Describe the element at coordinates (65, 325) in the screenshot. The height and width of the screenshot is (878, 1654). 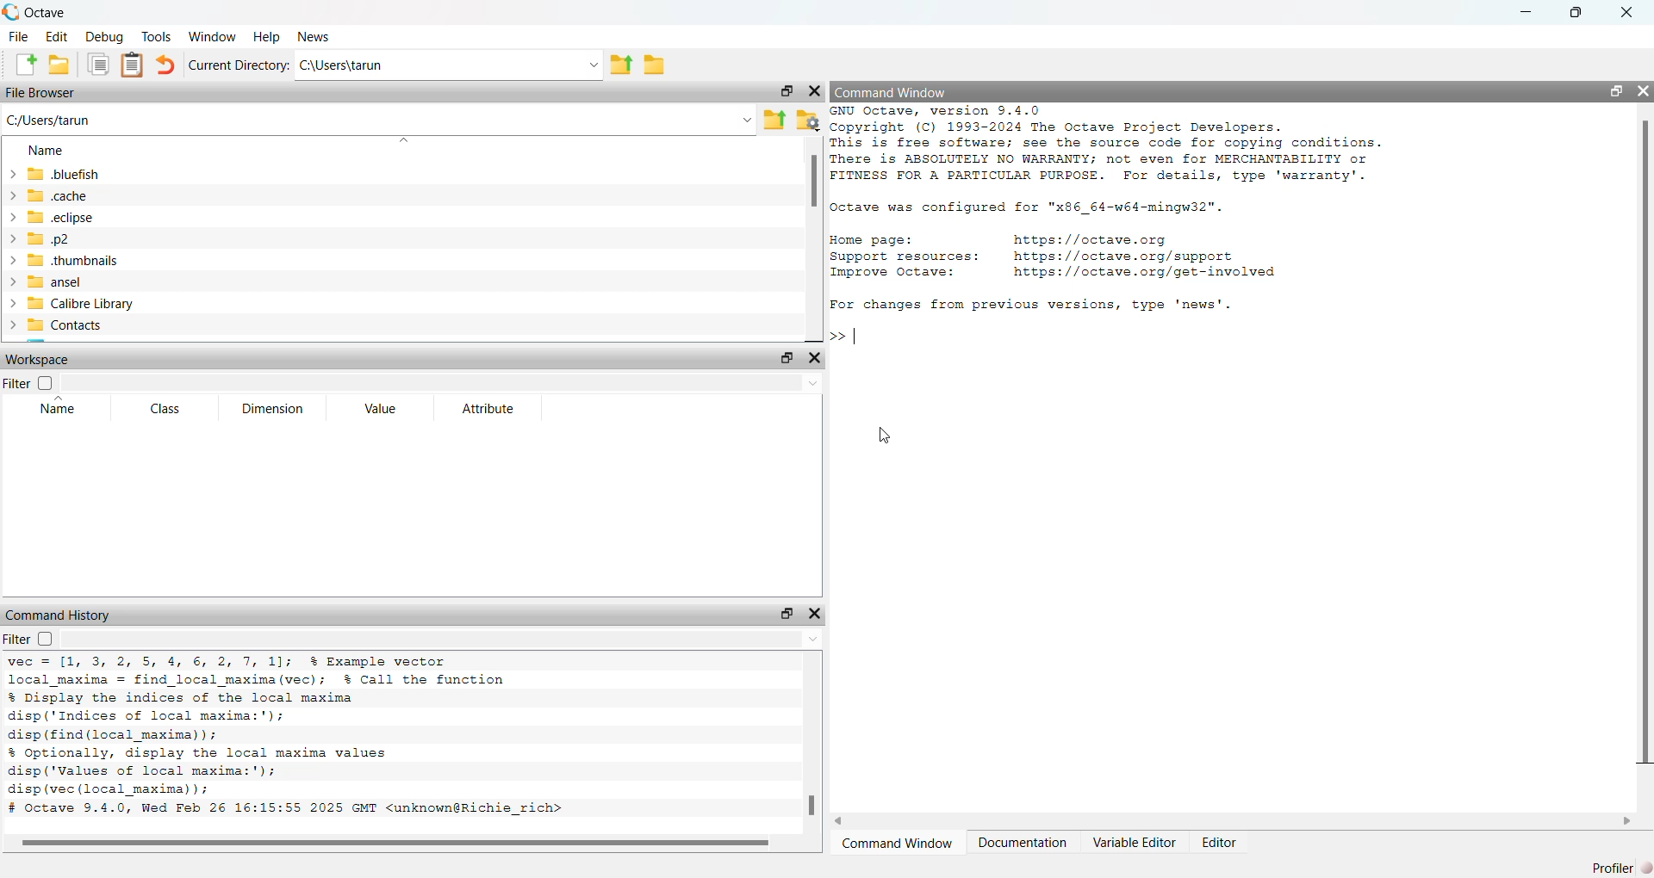
I see `Contacts` at that location.